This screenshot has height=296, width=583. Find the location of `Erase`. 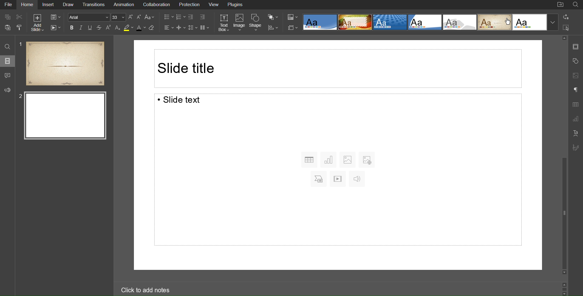

Erase is located at coordinates (152, 28).